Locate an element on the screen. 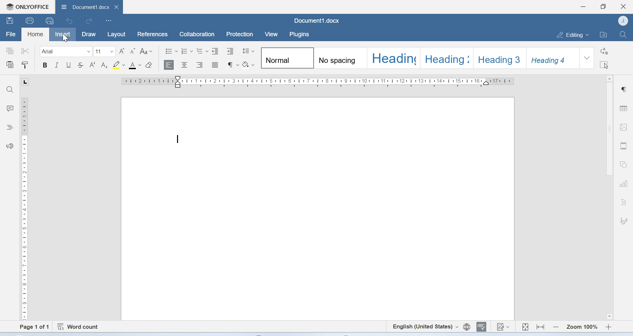 Image resolution: width=633 pixels, height=336 pixels. Bullets is located at coordinates (171, 51).